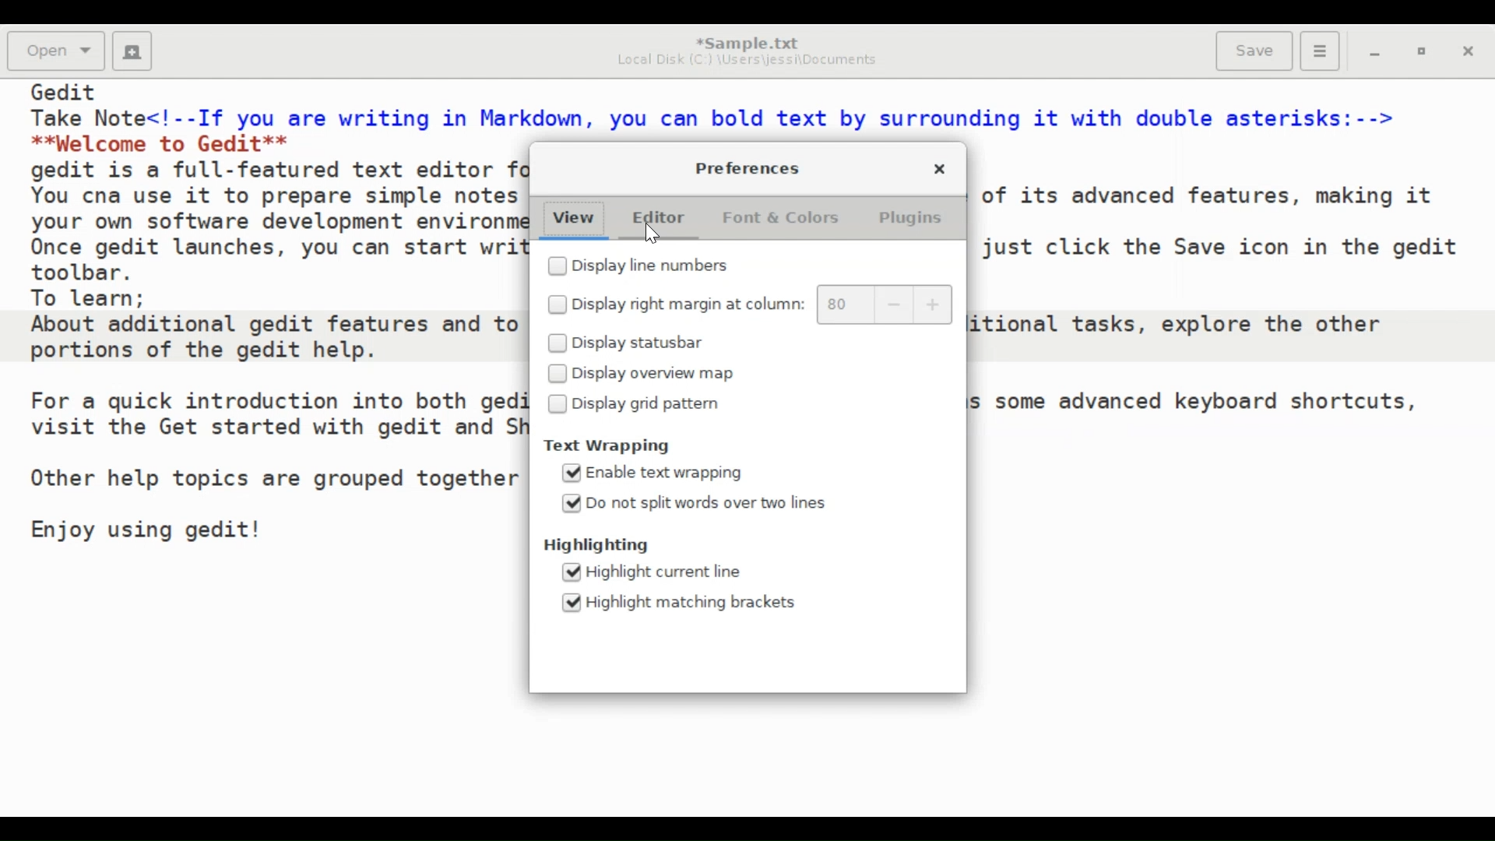 The image size is (1495, 841). I want to click on (un)Select Do not split words over two lines , so click(695, 503).